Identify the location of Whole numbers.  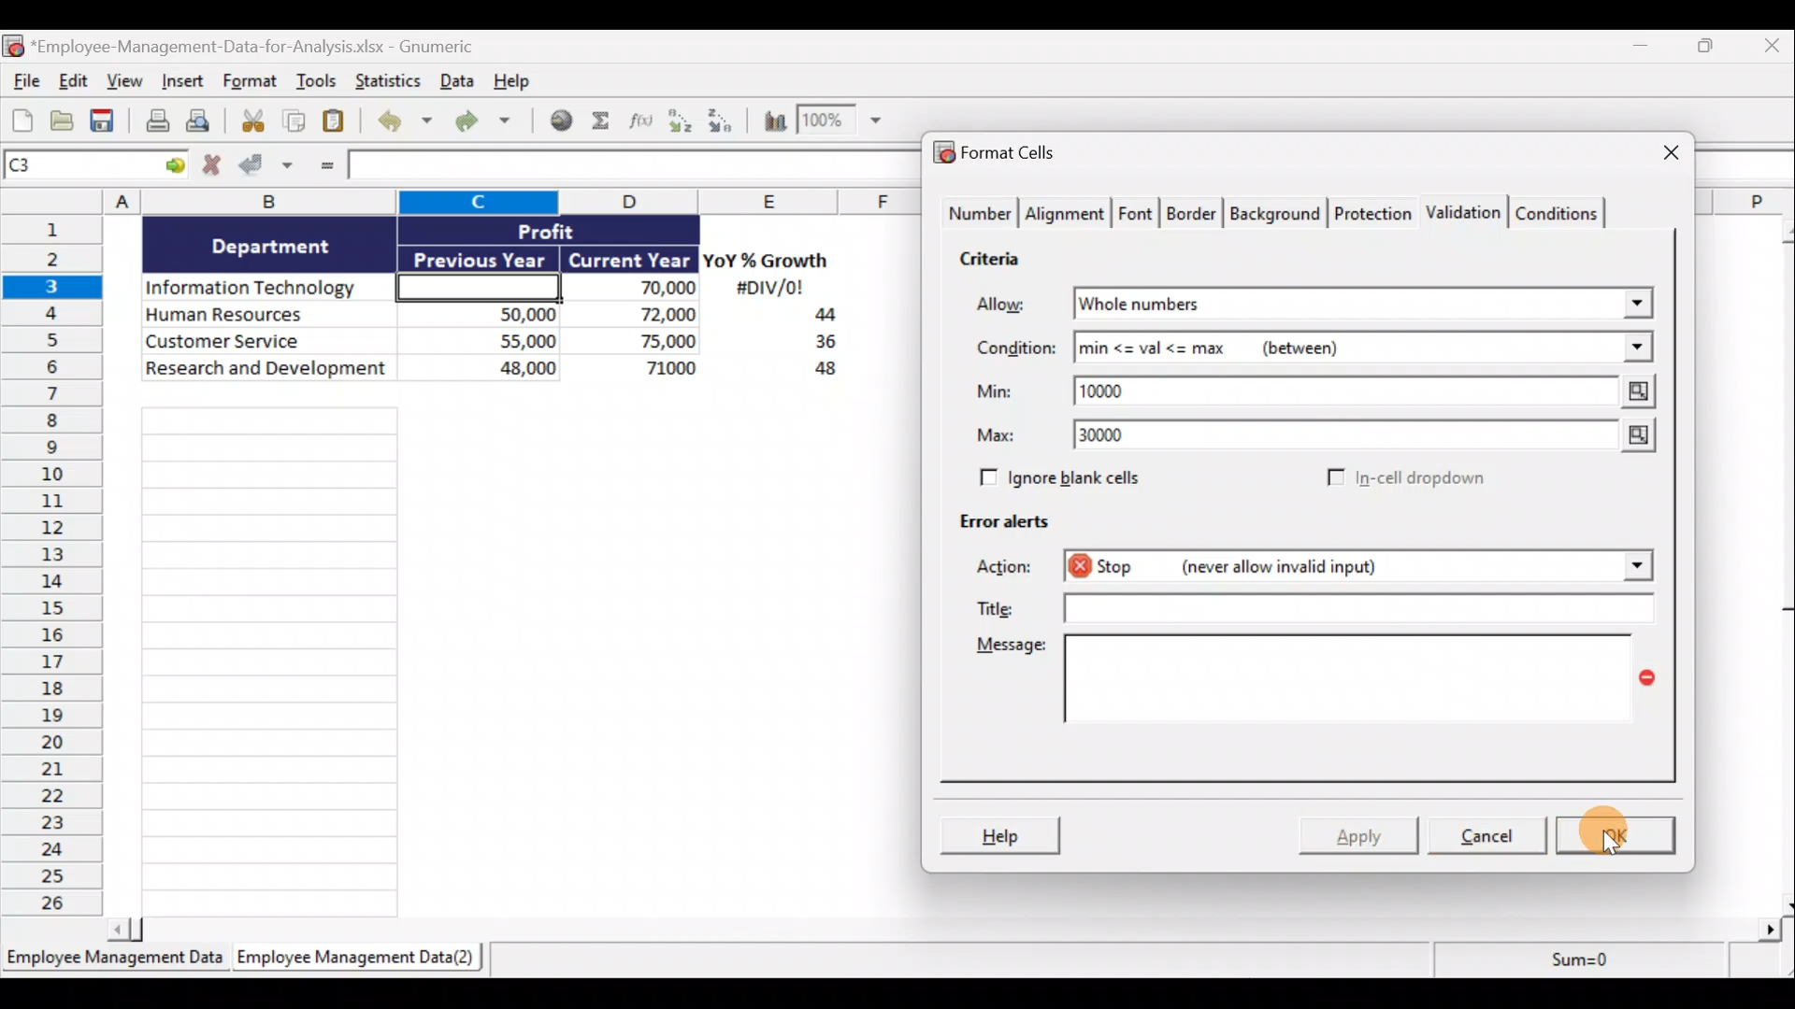
(1255, 305).